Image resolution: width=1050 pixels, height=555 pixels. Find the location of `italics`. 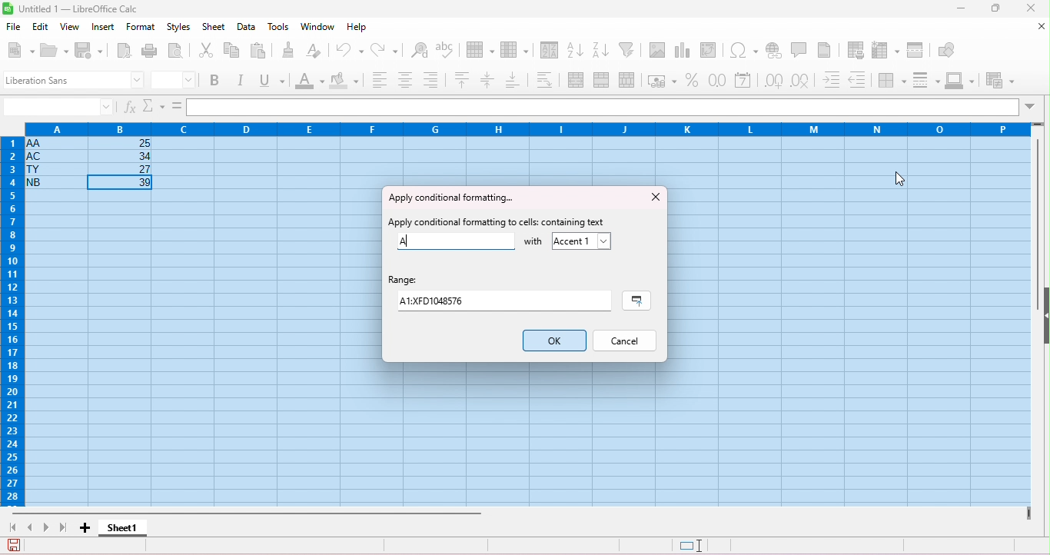

italics is located at coordinates (242, 81).